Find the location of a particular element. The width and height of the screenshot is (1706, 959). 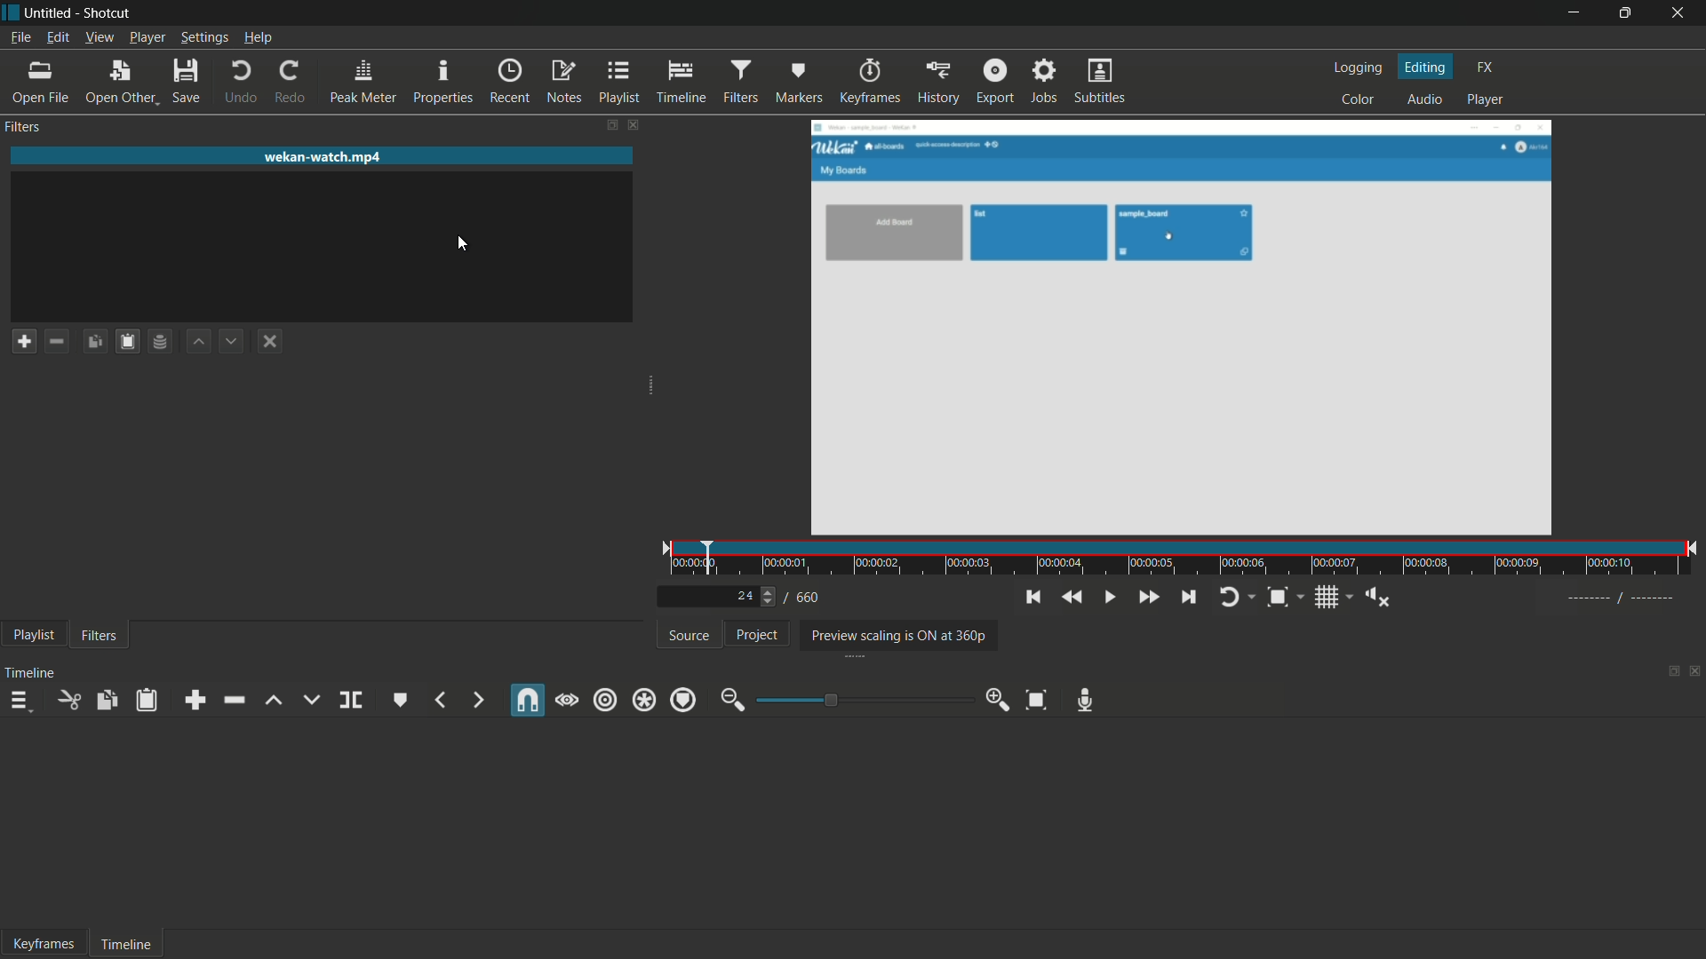

close timeline is located at coordinates (1695, 673).